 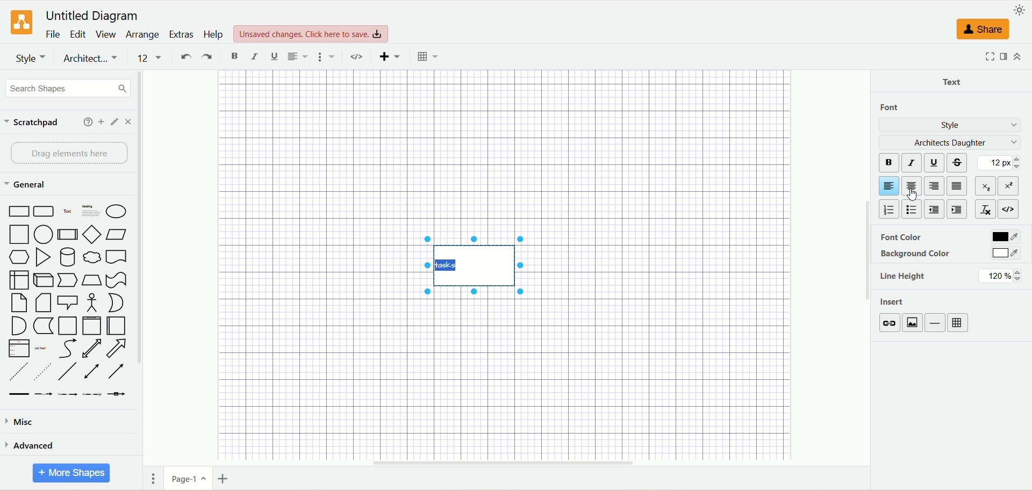 I want to click on Marker, so click(x=44, y=327).